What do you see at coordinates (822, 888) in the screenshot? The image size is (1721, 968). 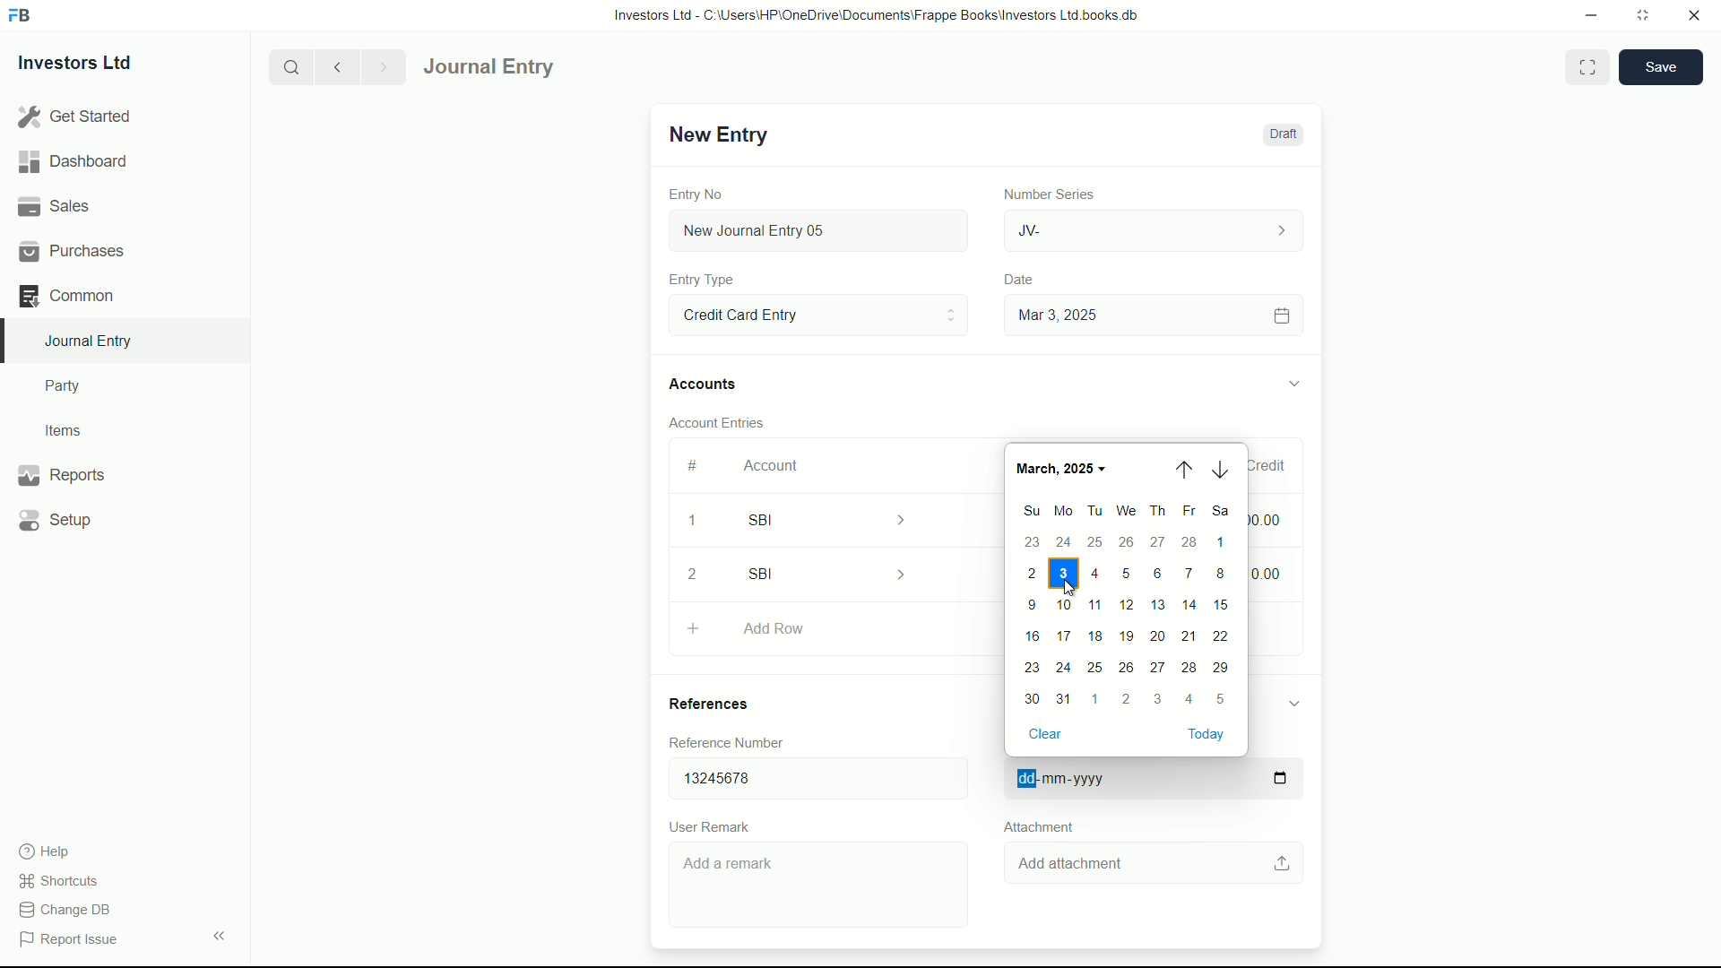 I see `Add a remark` at bounding box center [822, 888].